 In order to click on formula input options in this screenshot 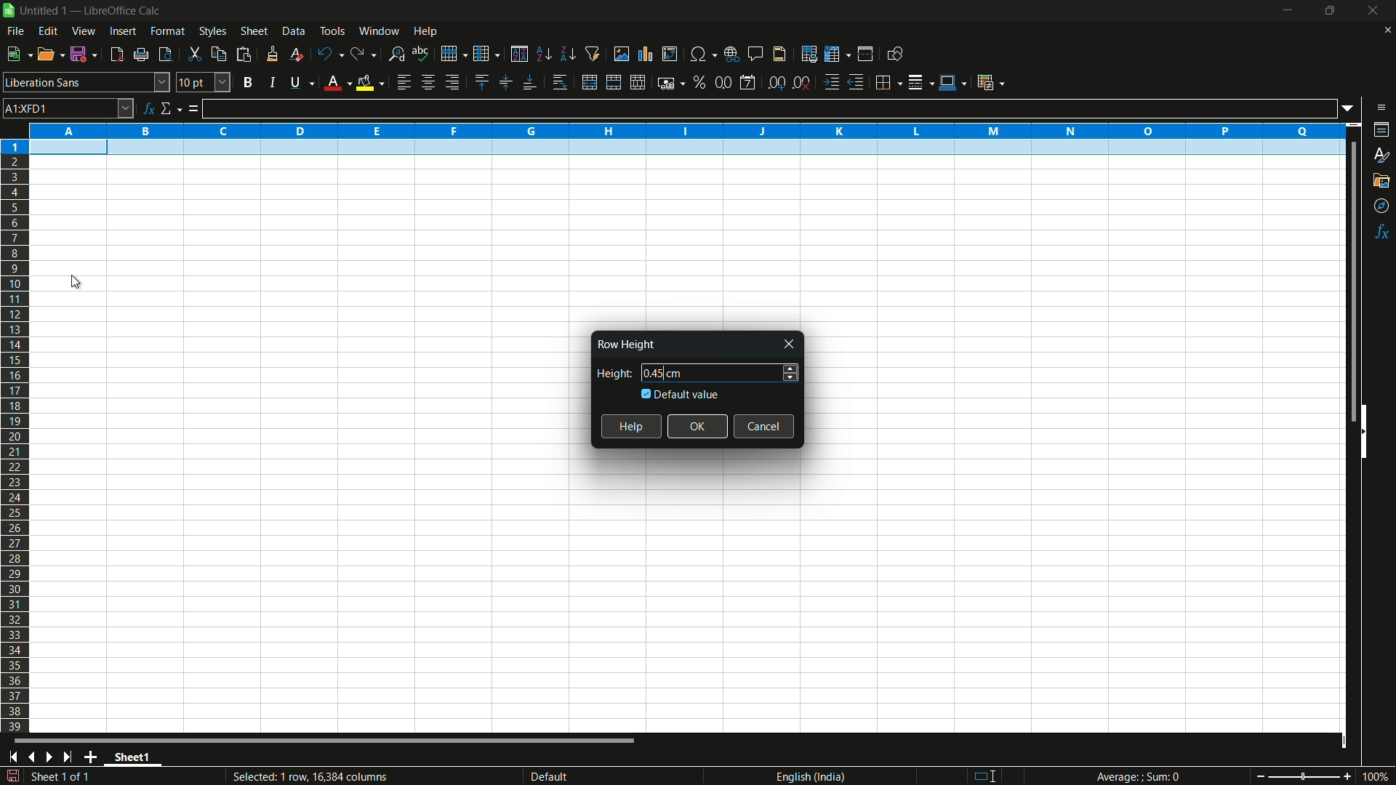, I will do `click(1352, 108)`.